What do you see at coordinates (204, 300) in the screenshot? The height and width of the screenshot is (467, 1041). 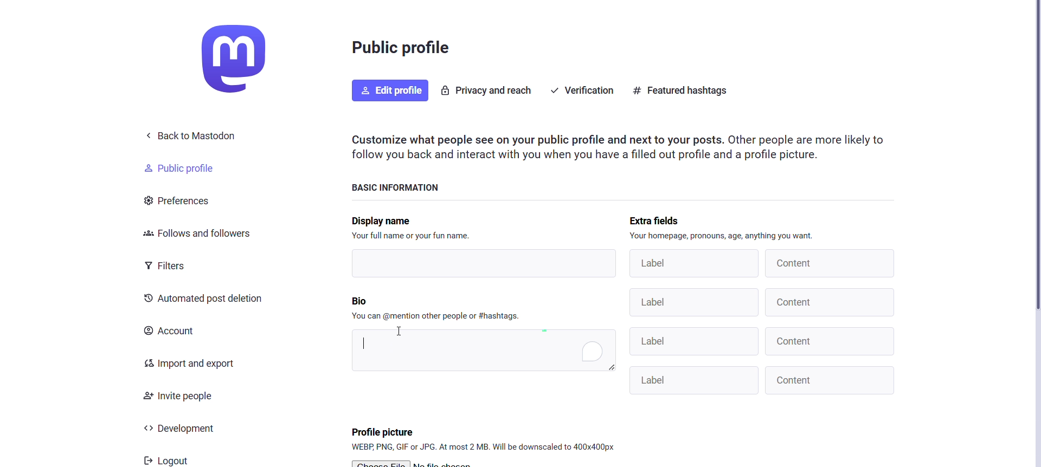 I see `Automated Post Deletion` at bounding box center [204, 300].